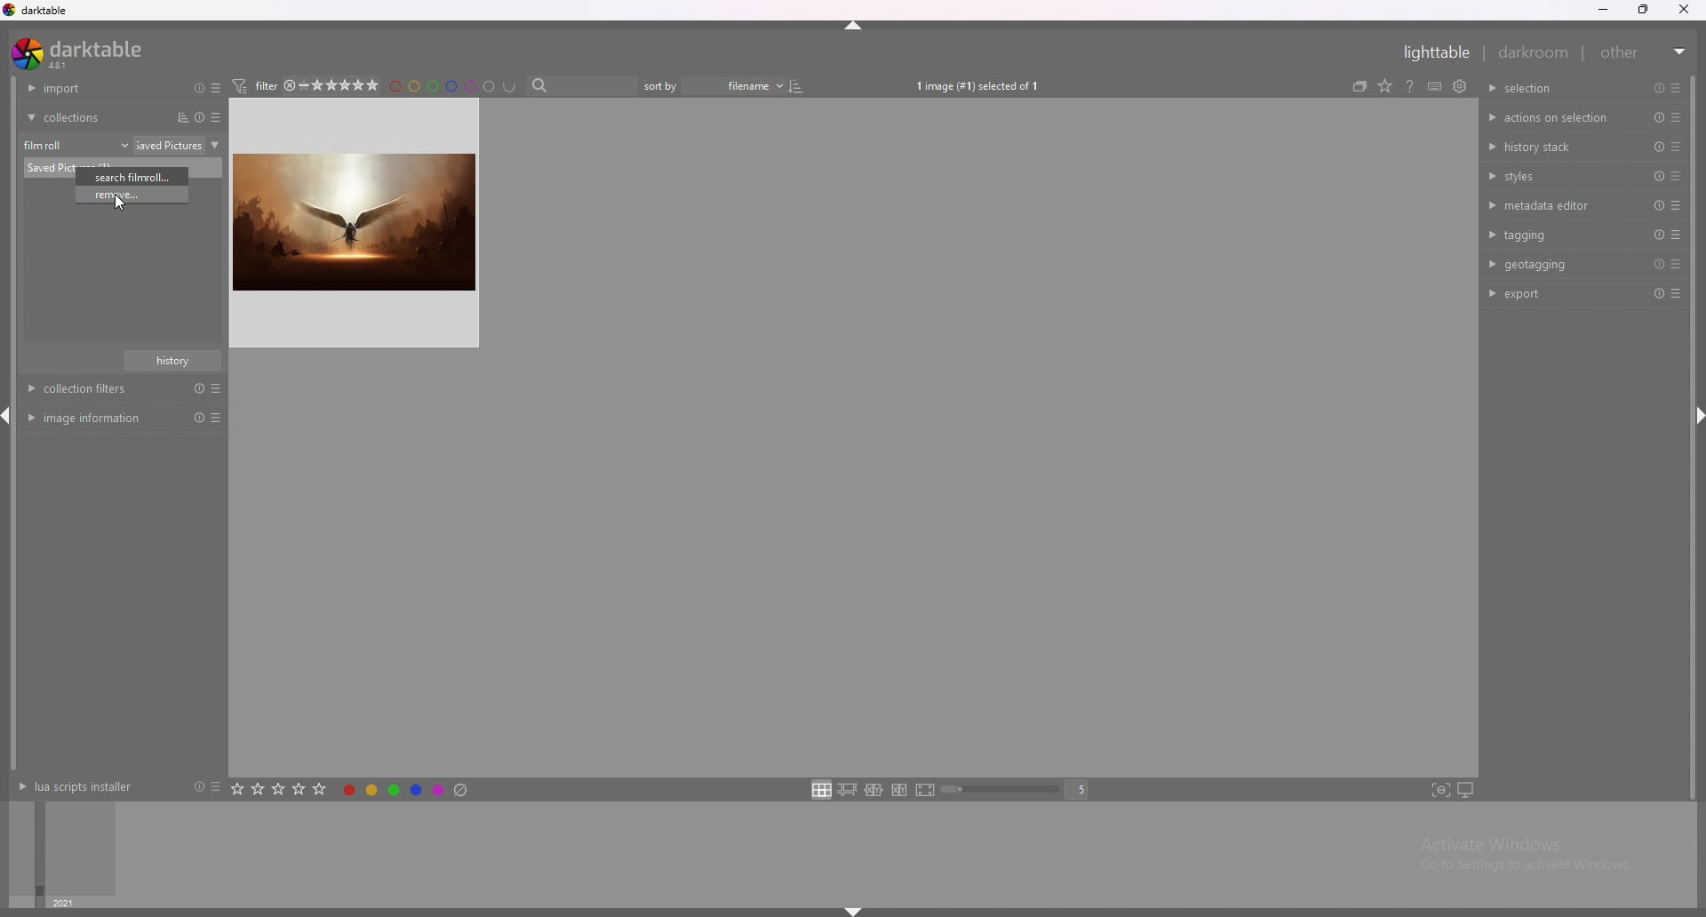  What do you see at coordinates (1455, 85) in the screenshot?
I see `define shortcuts` at bounding box center [1455, 85].